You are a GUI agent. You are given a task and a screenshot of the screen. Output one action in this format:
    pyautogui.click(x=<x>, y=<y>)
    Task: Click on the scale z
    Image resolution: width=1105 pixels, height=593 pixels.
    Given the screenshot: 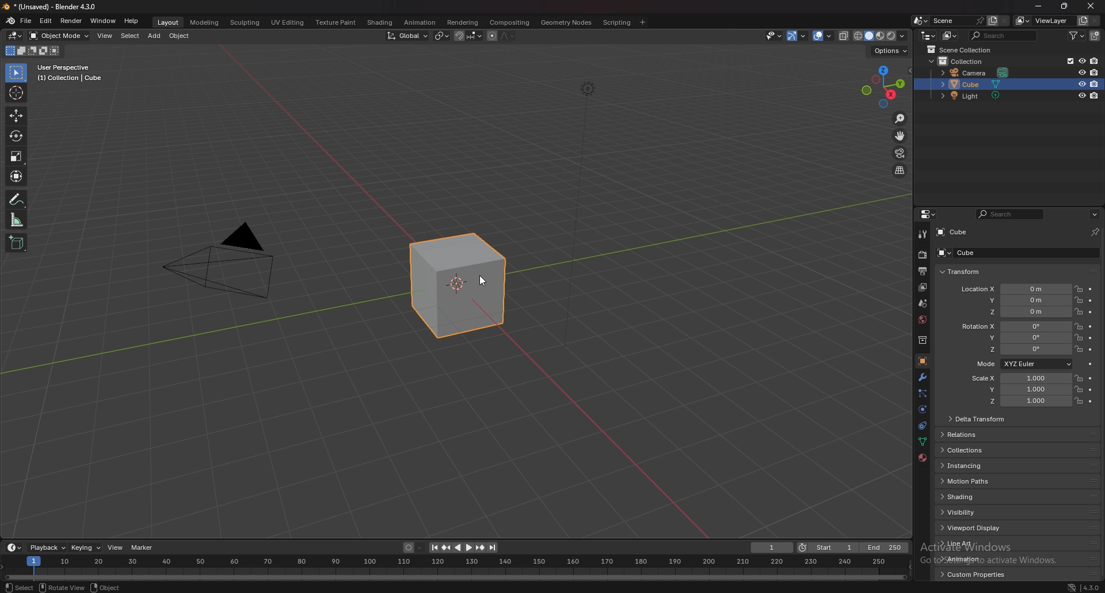 What is the action you would take?
    pyautogui.click(x=1019, y=401)
    